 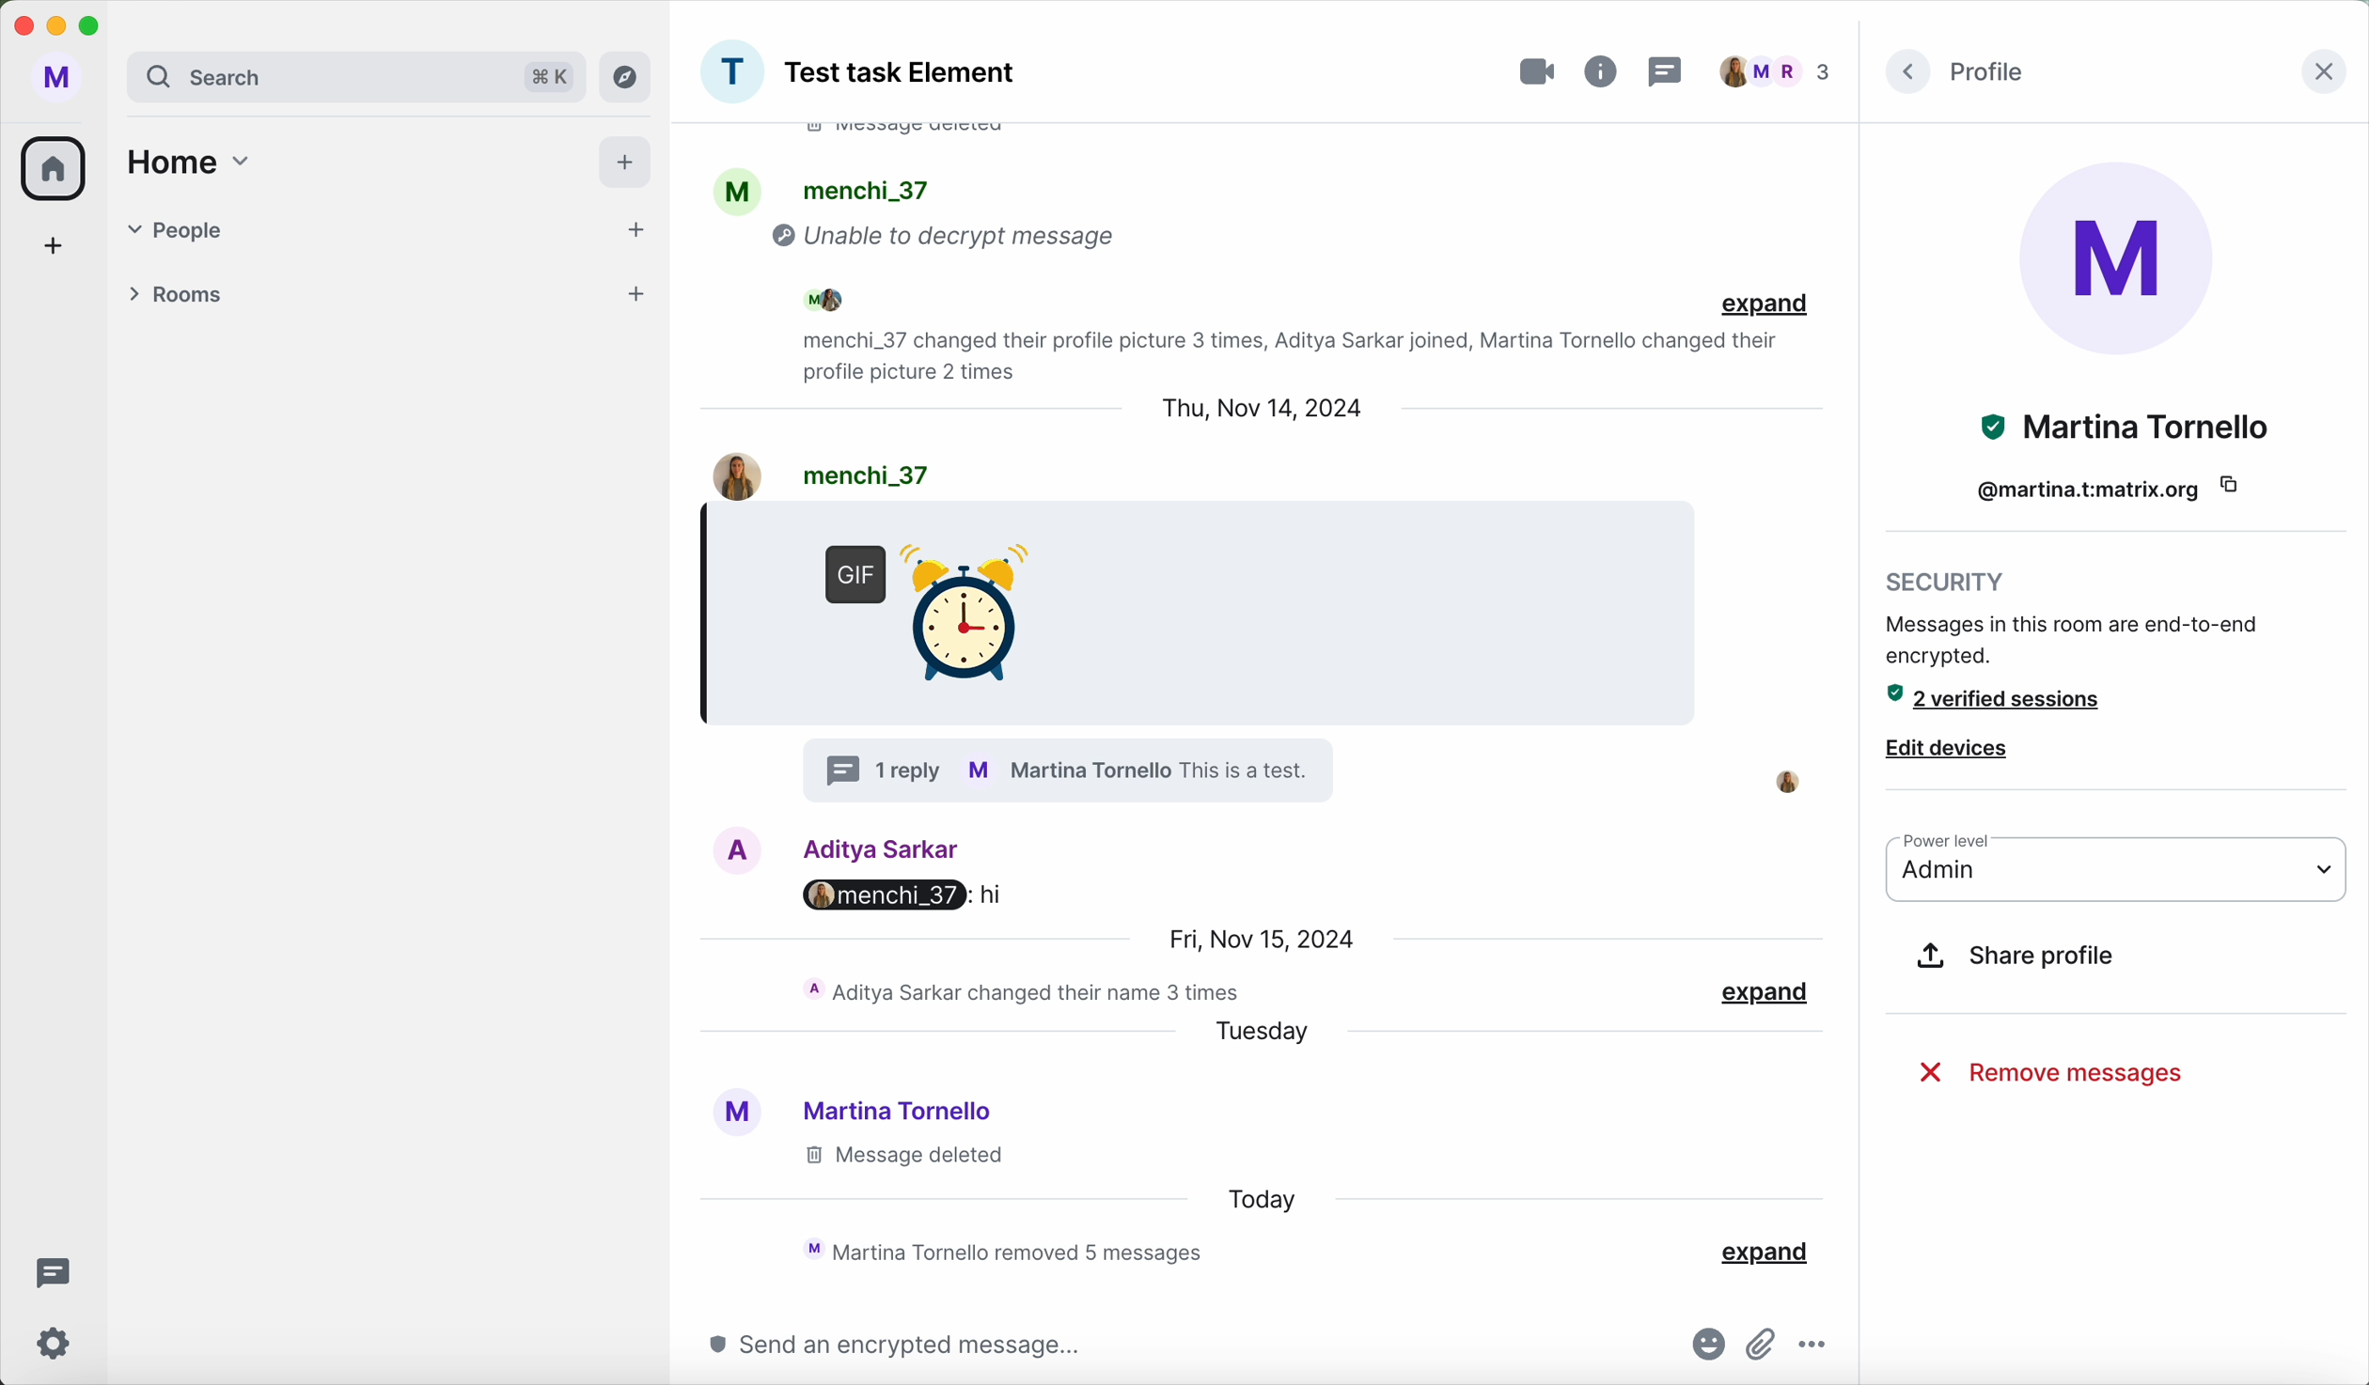 I want to click on activity chat, so click(x=1012, y=1250).